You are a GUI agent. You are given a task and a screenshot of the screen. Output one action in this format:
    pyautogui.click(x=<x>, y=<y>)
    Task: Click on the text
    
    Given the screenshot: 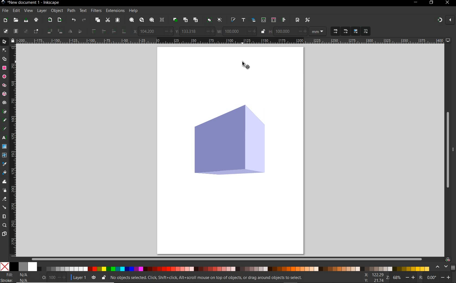 What is the action you would take?
    pyautogui.click(x=83, y=10)
    